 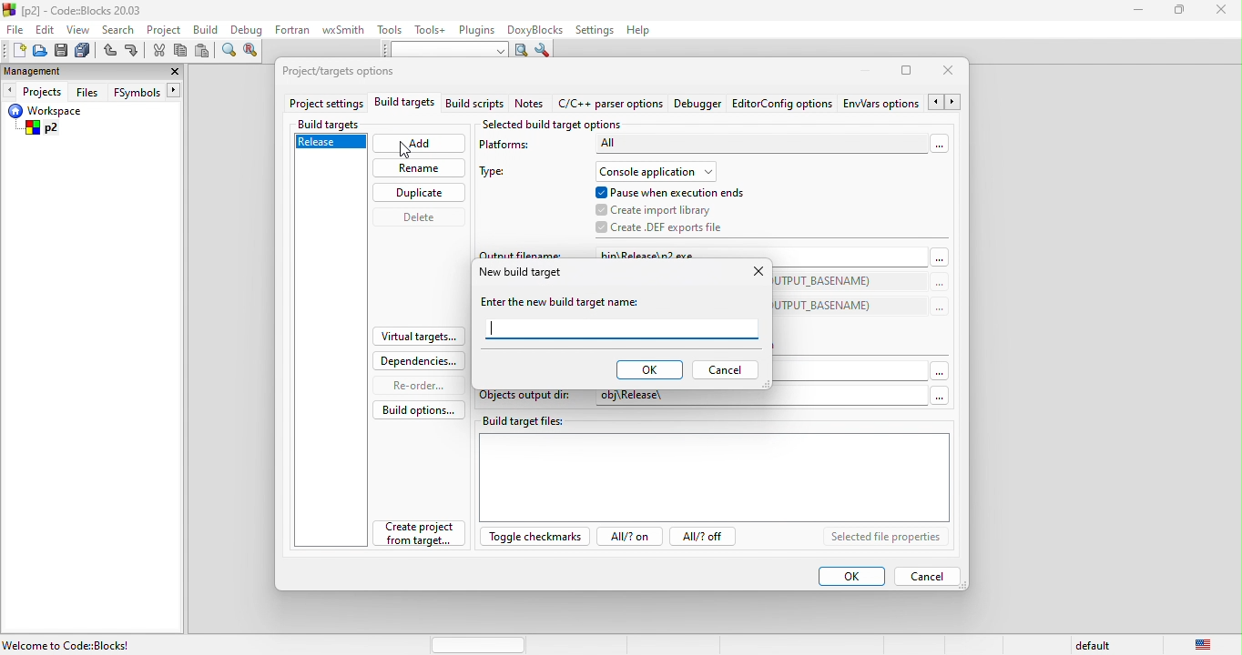 I want to click on build script notes, so click(x=474, y=105).